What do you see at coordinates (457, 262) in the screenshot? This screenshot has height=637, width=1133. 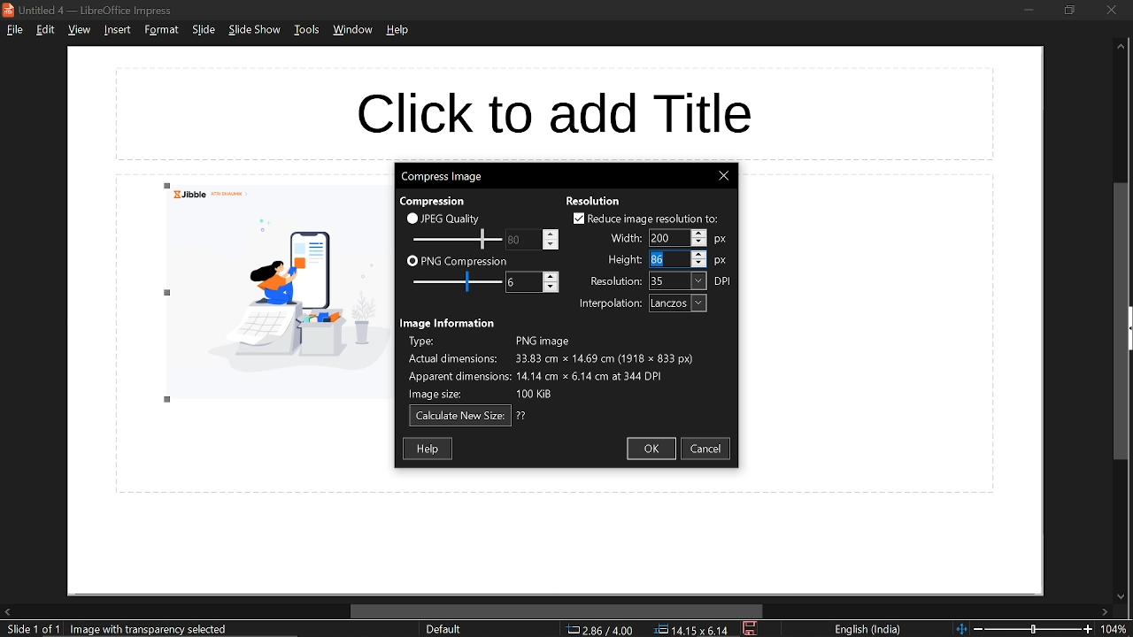 I see `PNG compression` at bounding box center [457, 262].